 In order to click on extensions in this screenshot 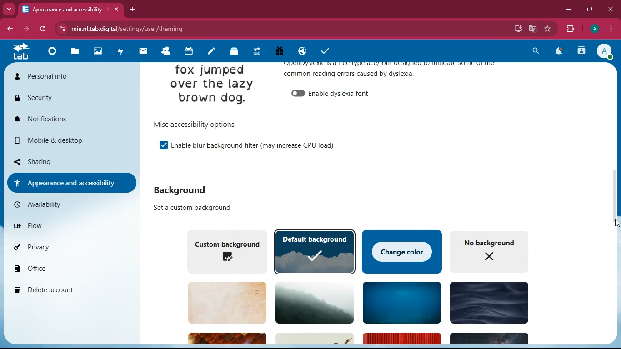, I will do `click(570, 29)`.